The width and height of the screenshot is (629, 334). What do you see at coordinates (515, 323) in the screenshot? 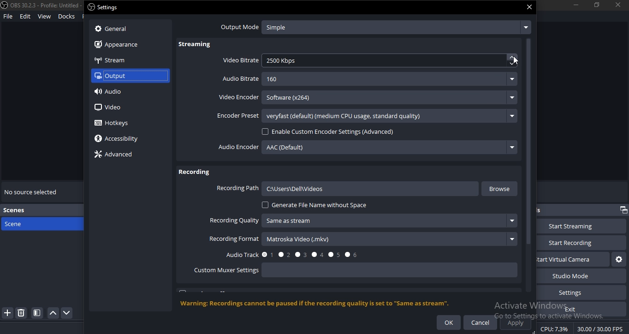
I see `apply ` at bounding box center [515, 323].